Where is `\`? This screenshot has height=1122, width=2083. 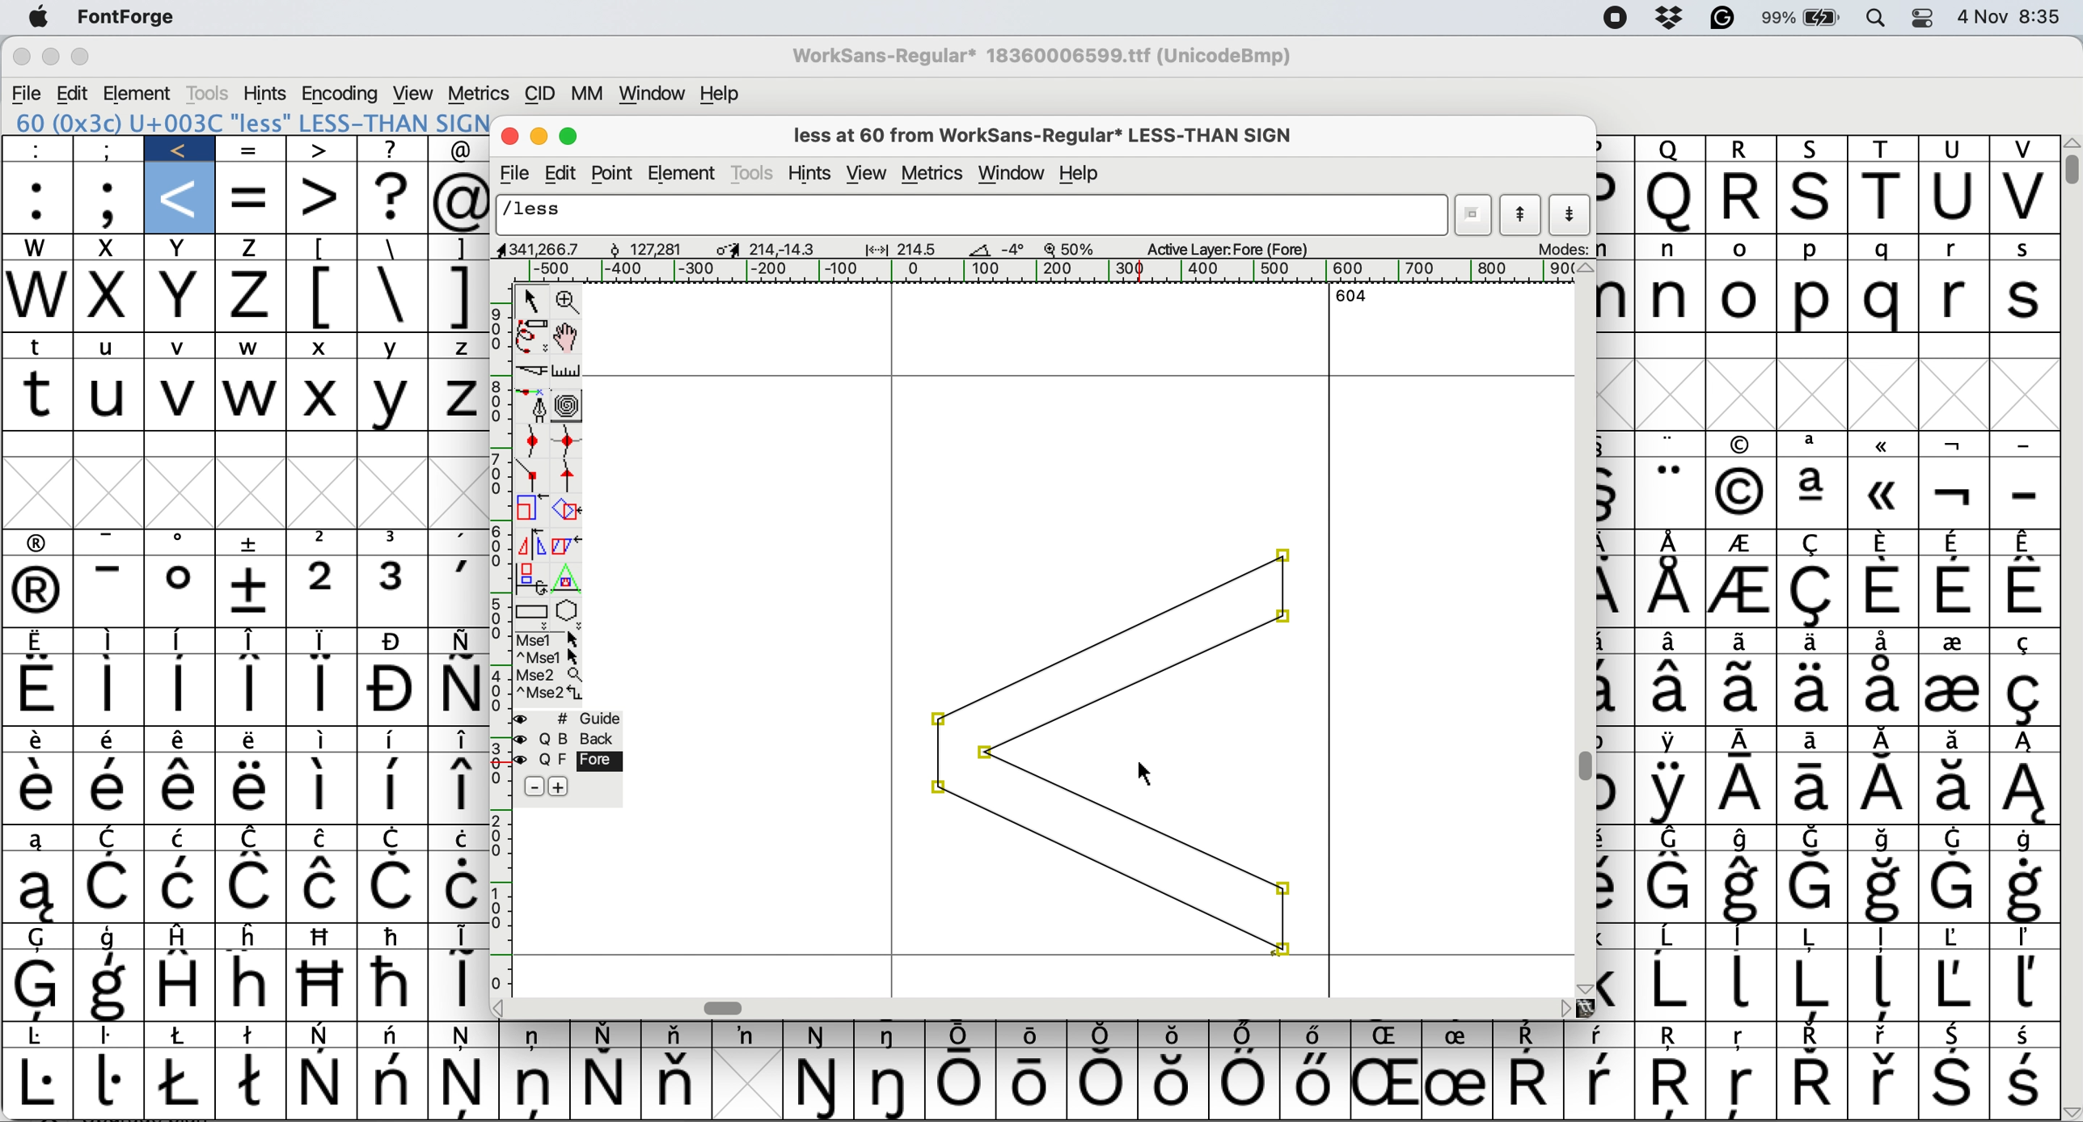
\ is located at coordinates (394, 294).